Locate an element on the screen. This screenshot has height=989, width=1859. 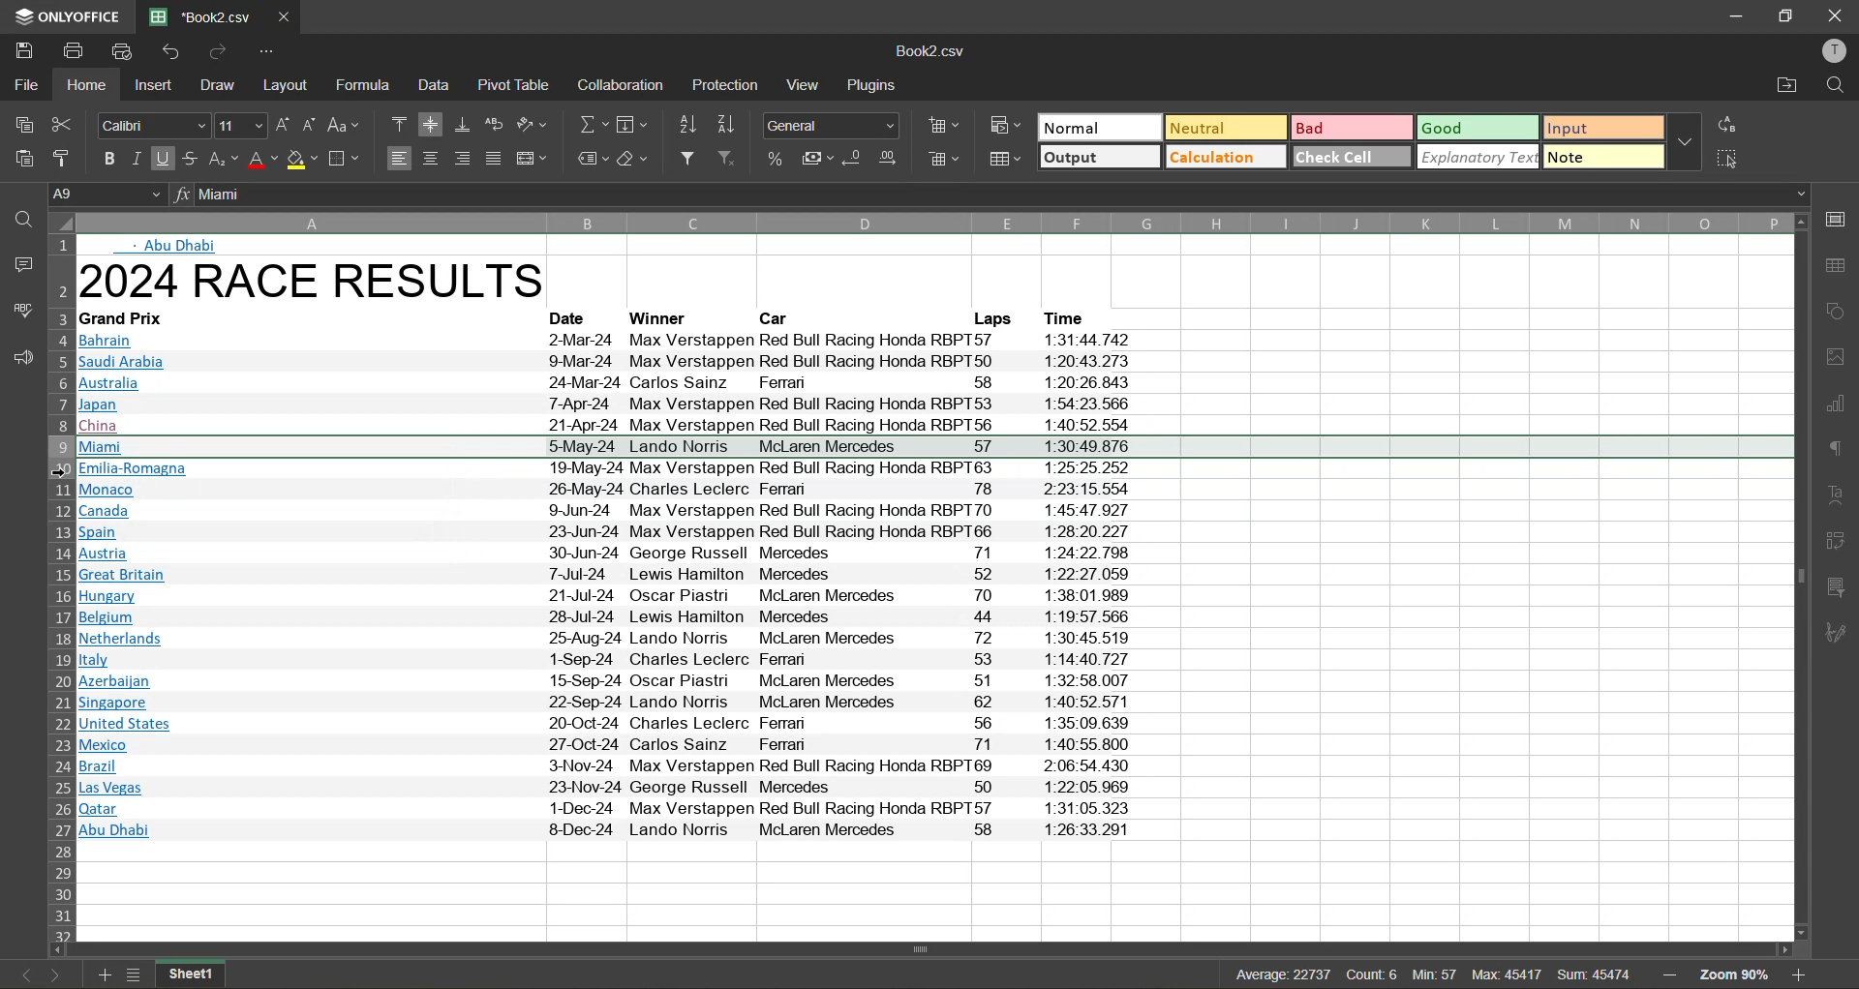
Brazil 33-Nov-24 Max Verstappen Red Bull Racing Honda RBPT69 2:06:54 430 is located at coordinates (606, 765).